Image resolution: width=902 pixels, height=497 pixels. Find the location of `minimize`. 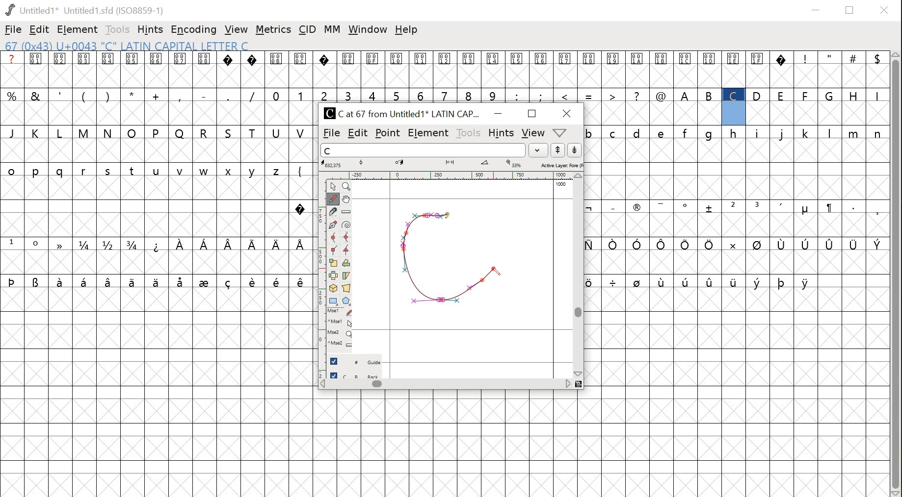

minimize is located at coordinates (817, 9).